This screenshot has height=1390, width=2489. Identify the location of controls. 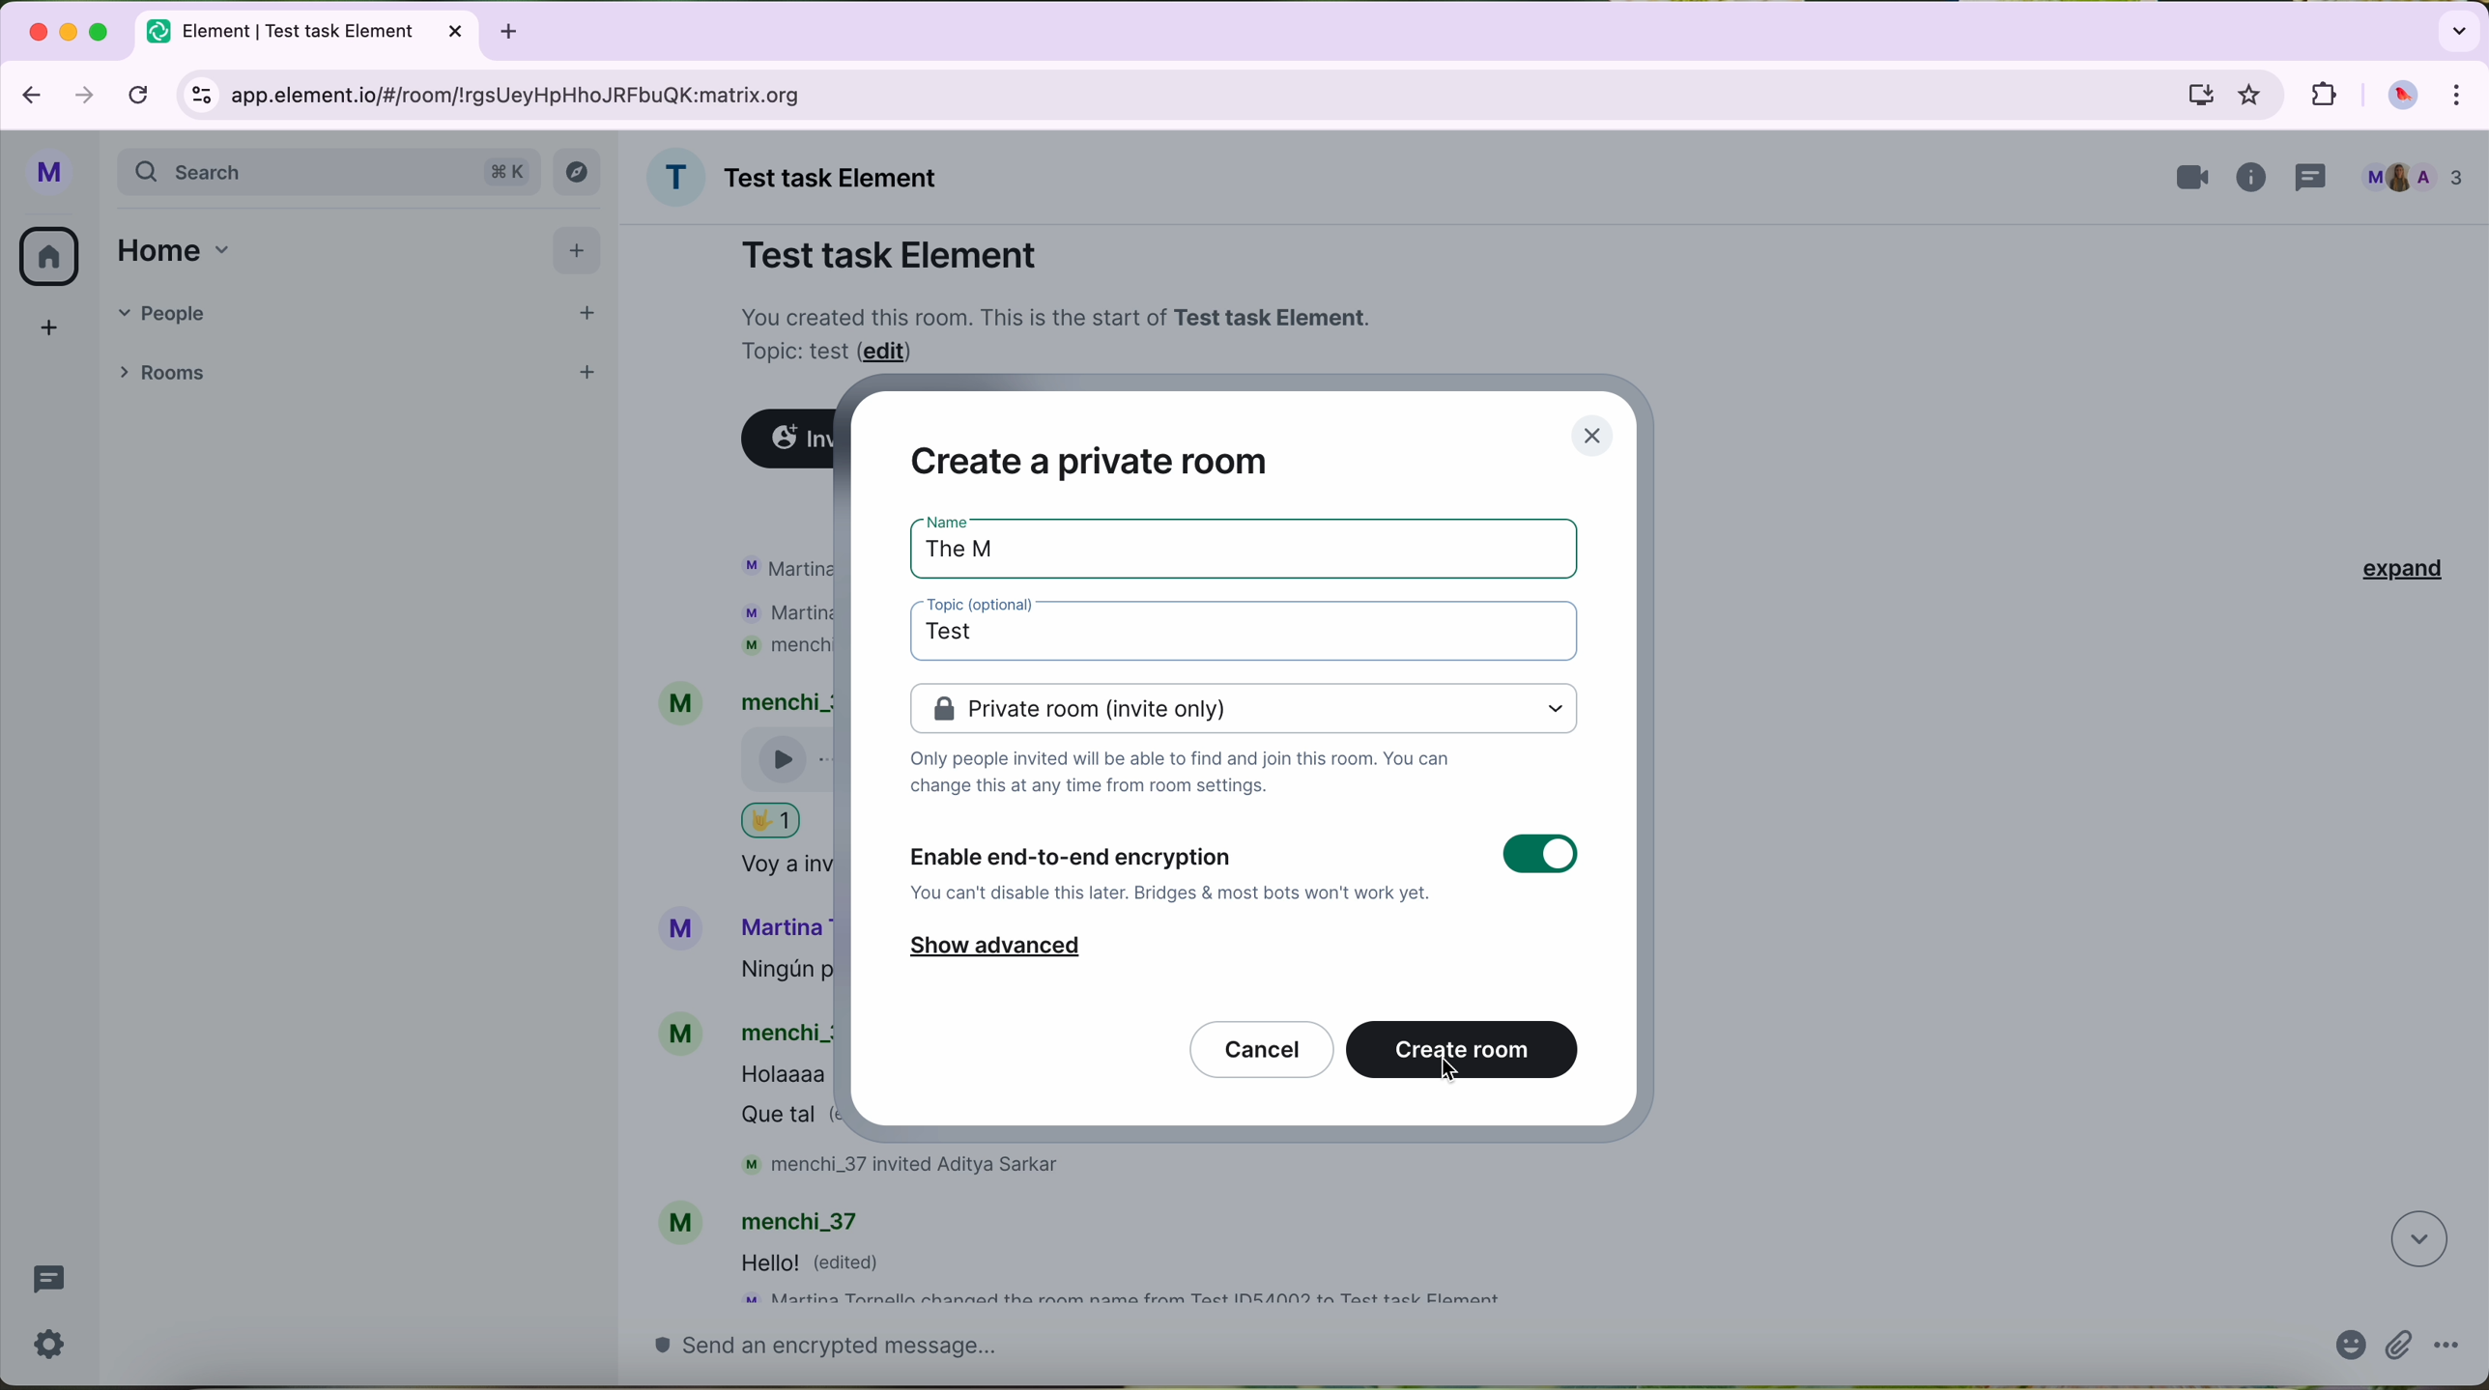
(202, 98).